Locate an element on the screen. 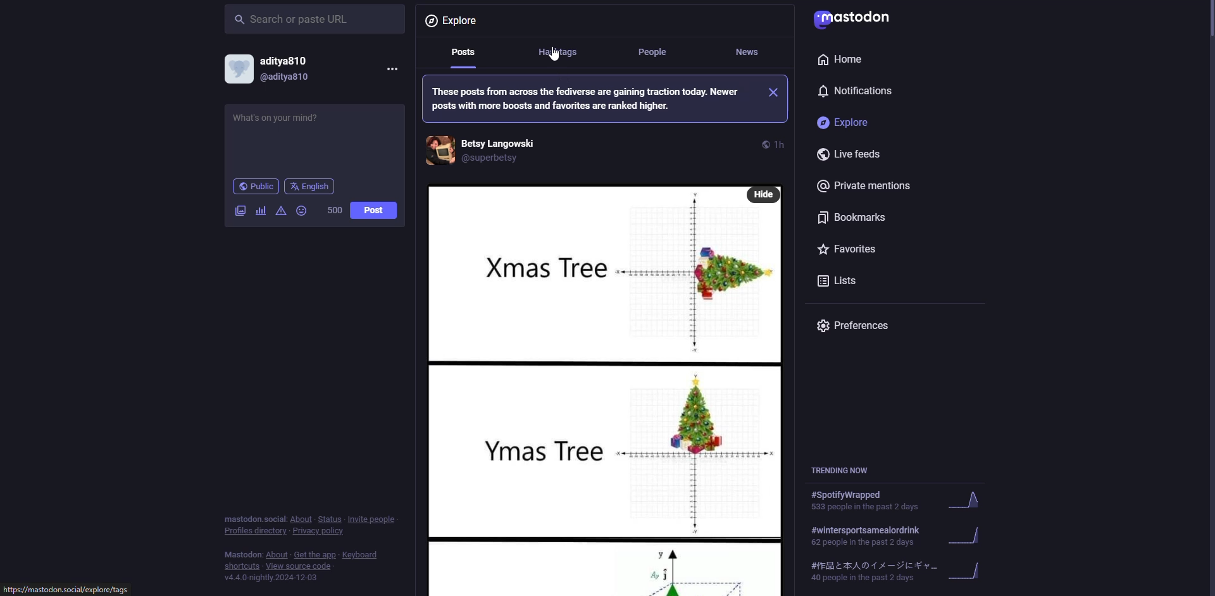 This screenshot has width=1215, height=596. emoji is located at coordinates (301, 211).